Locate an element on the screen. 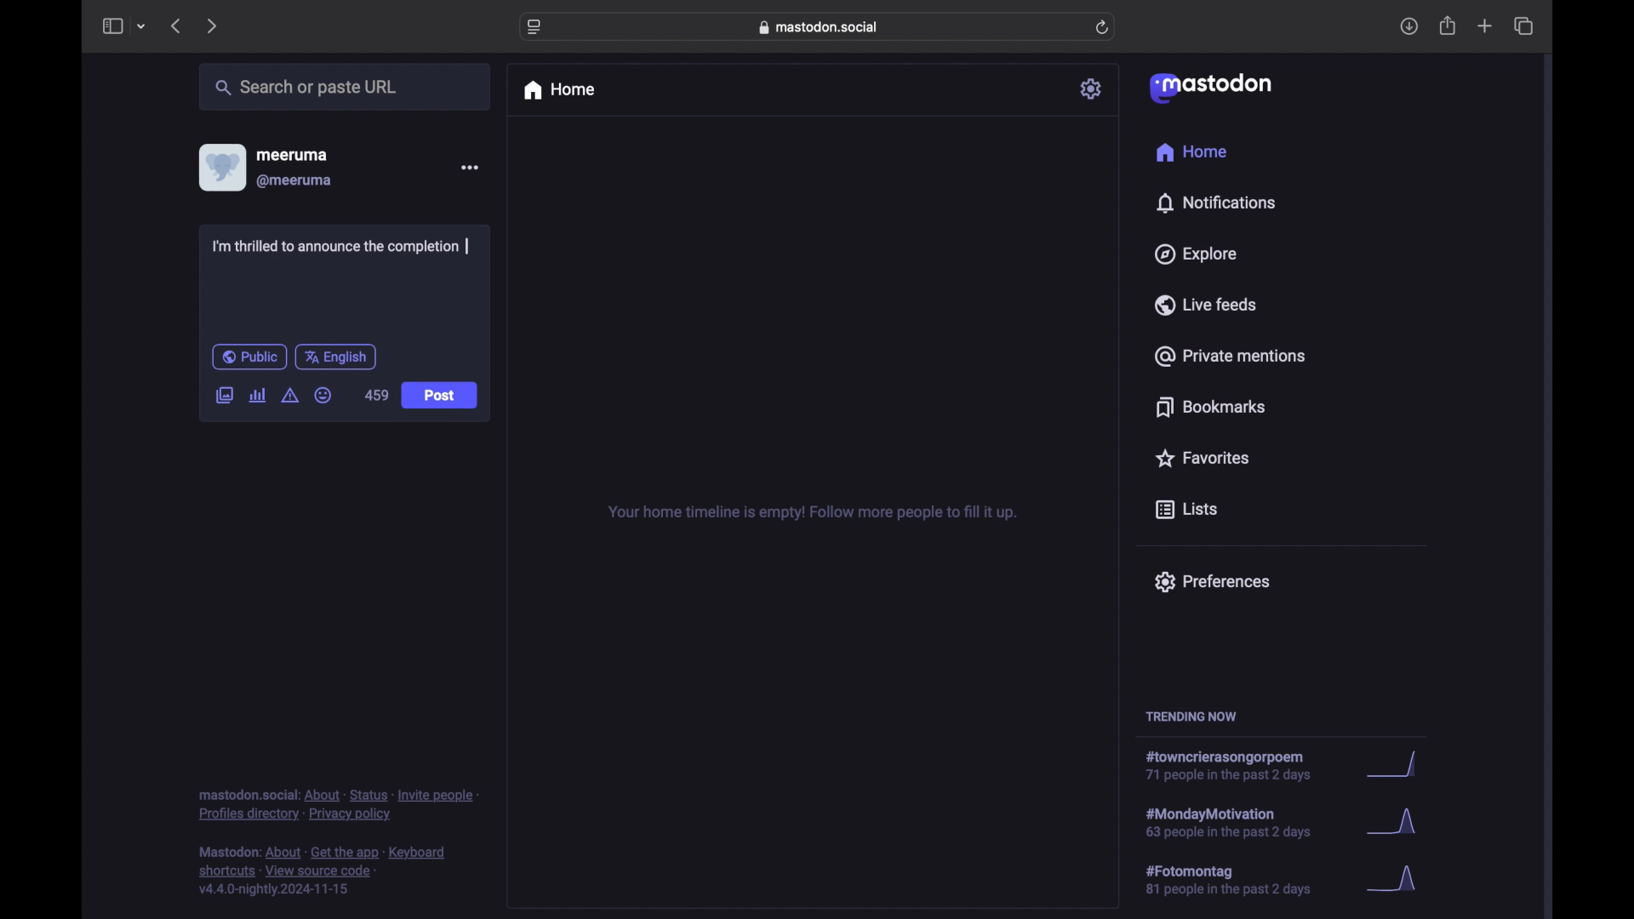 The image size is (1634, 919). lists is located at coordinates (1186, 511).